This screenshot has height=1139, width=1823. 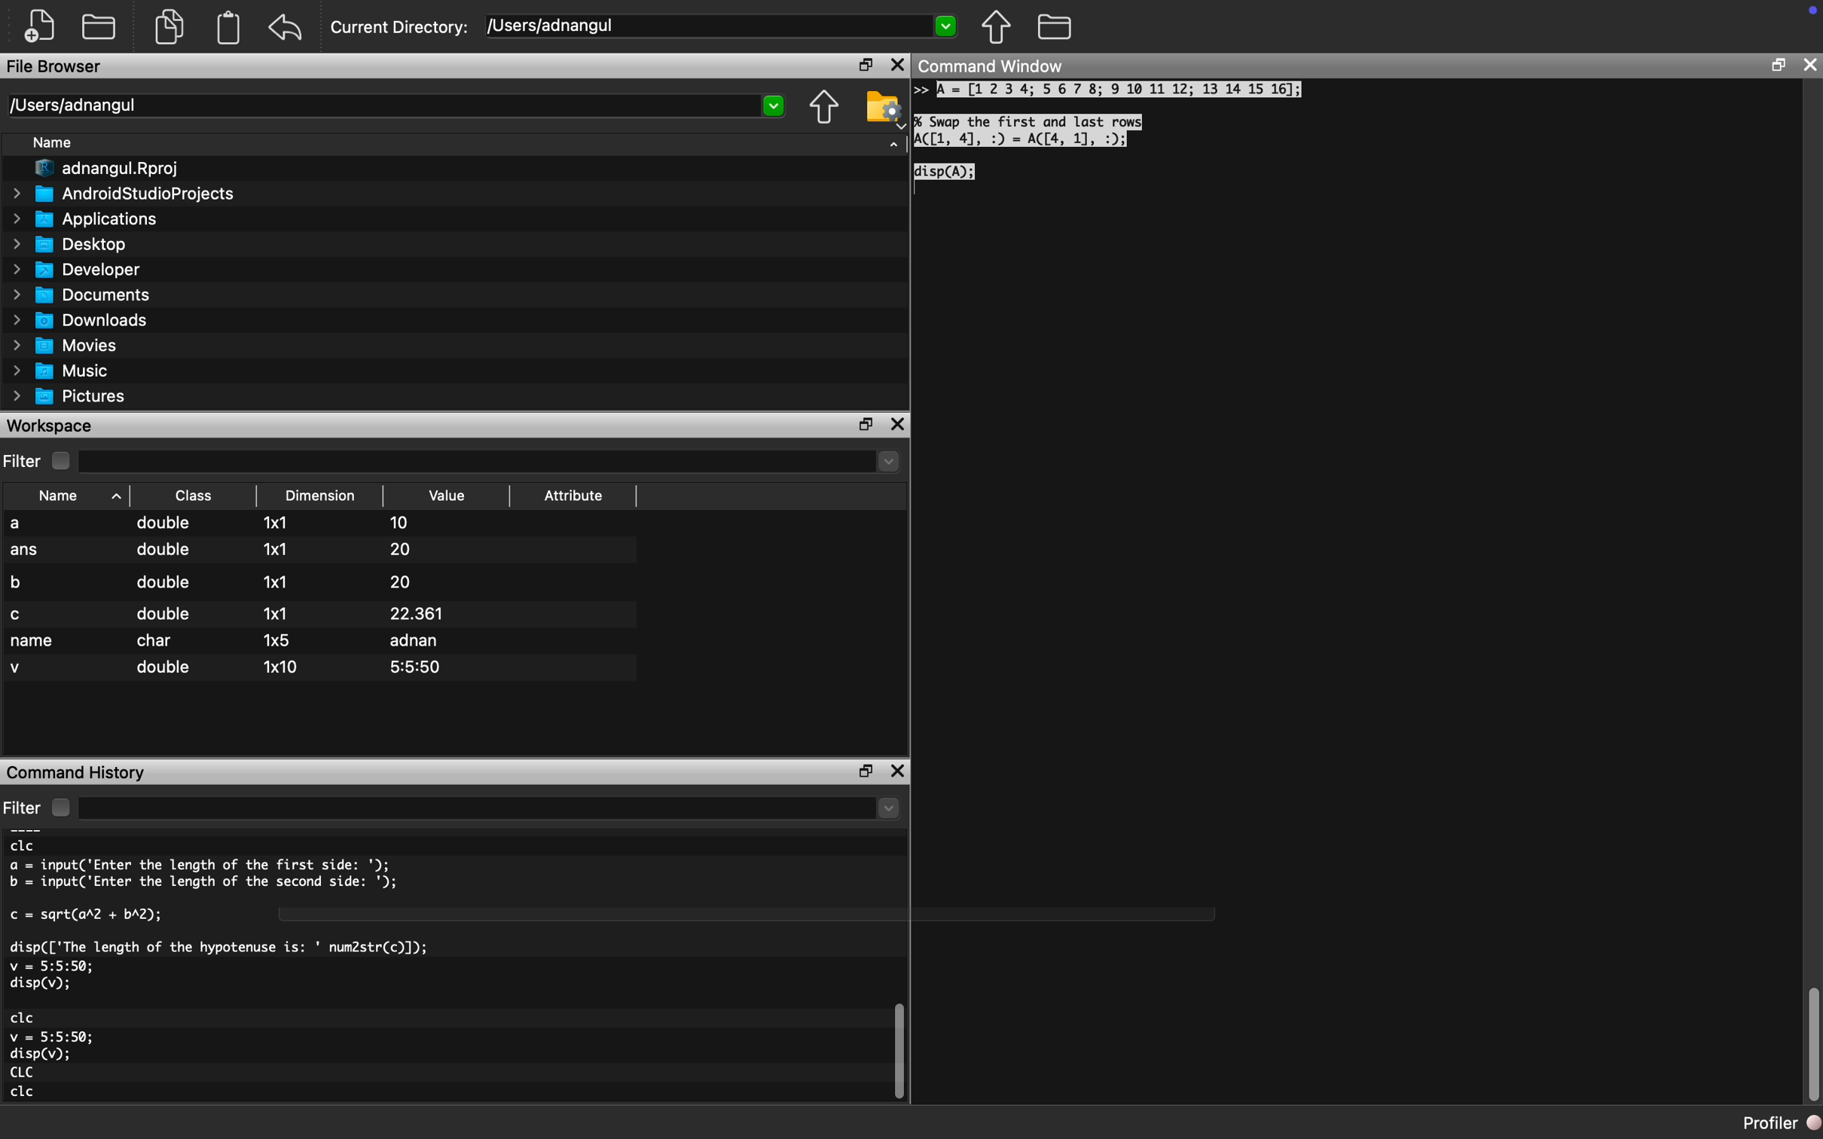 What do you see at coordinates (887, 811) in the screenshot?
I see `Dropdown` at bounding box center [887, 811].